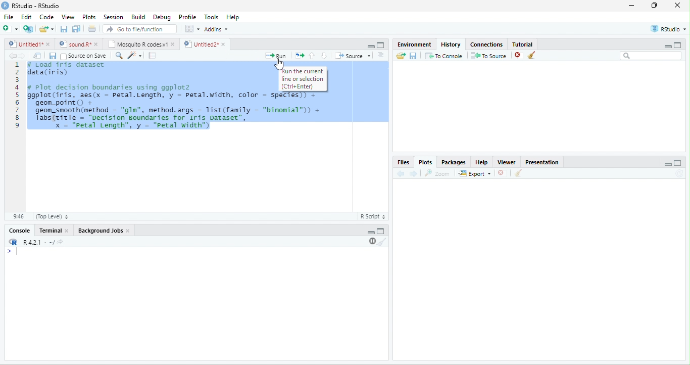 The image size is (690, 365). What do you see at coordinates (667, 47) in the screenshot?
I see `minimize` at bounding box center [667, 47].